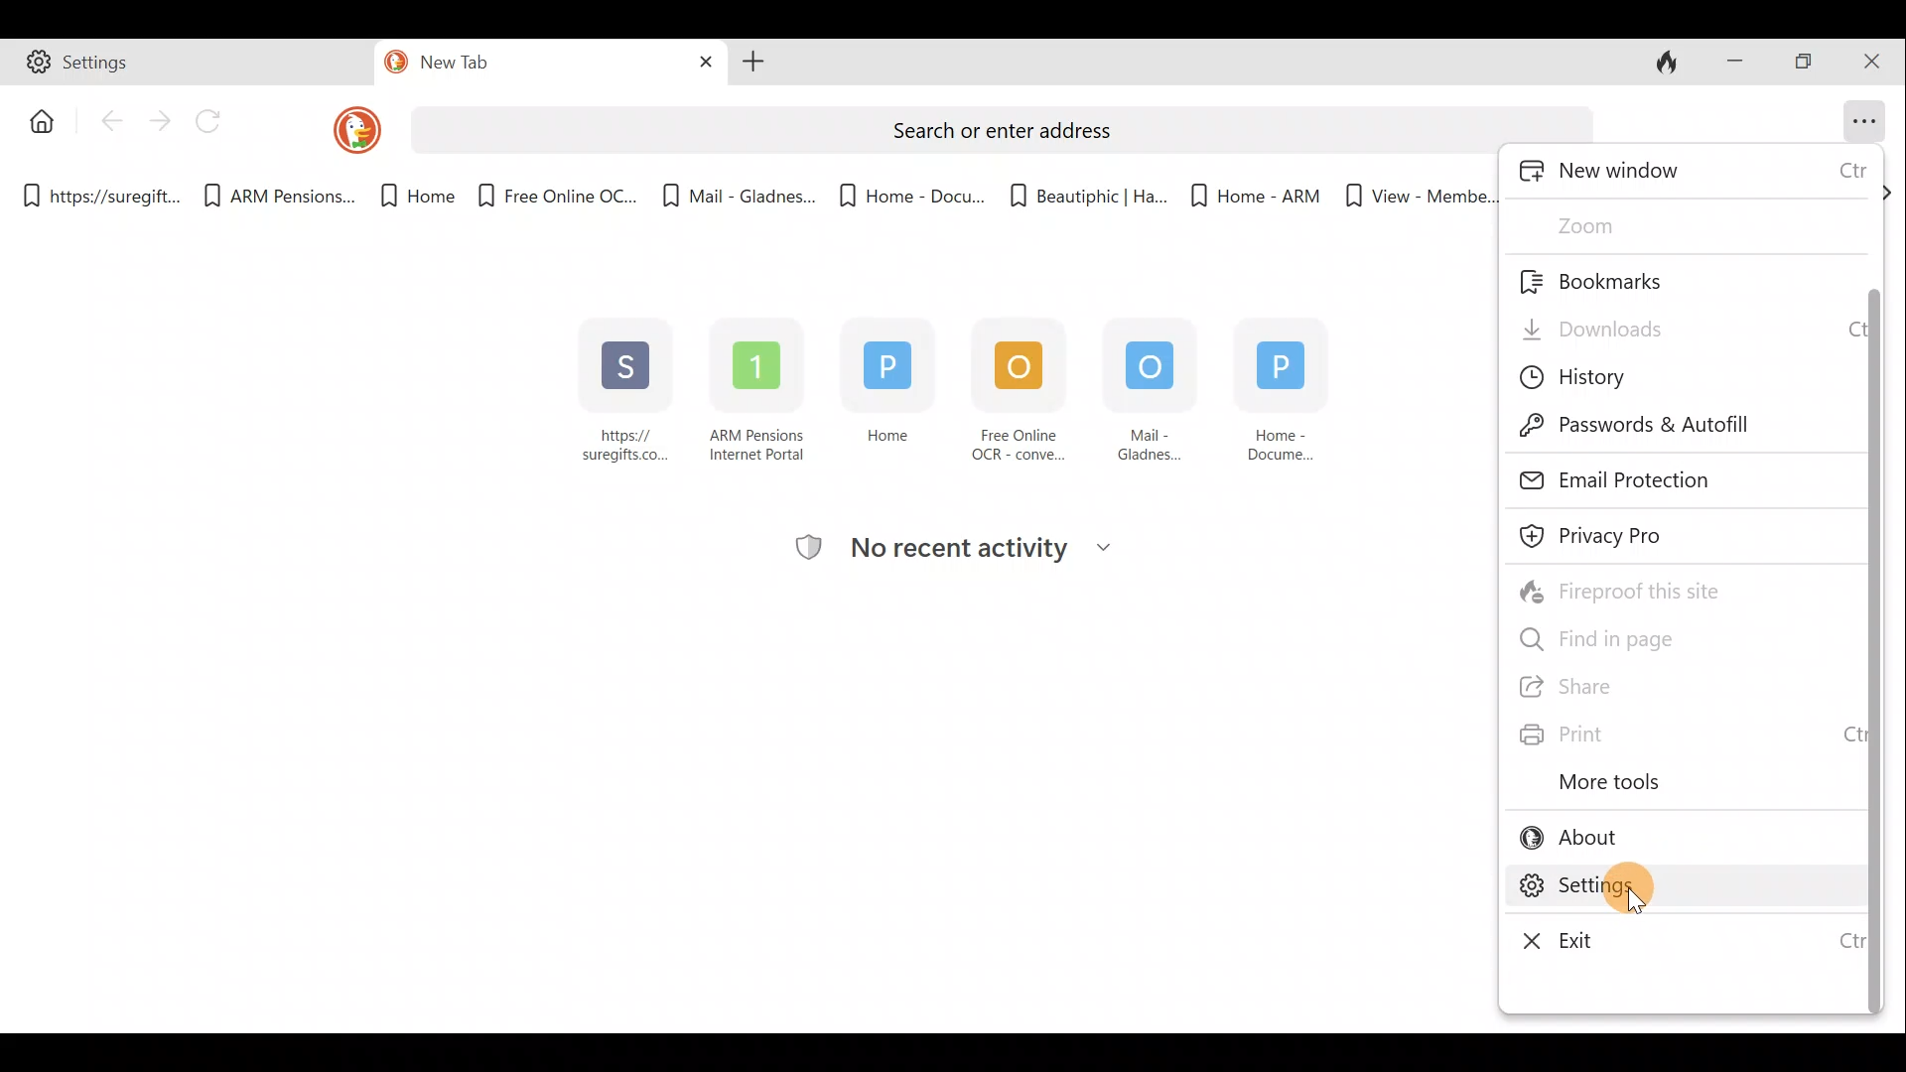 This screenshot has height=1072, width=1906. What do you see at coordinates (1604, 689) in the screenshot?
I see `Share` at bounding box center [1604, 689].